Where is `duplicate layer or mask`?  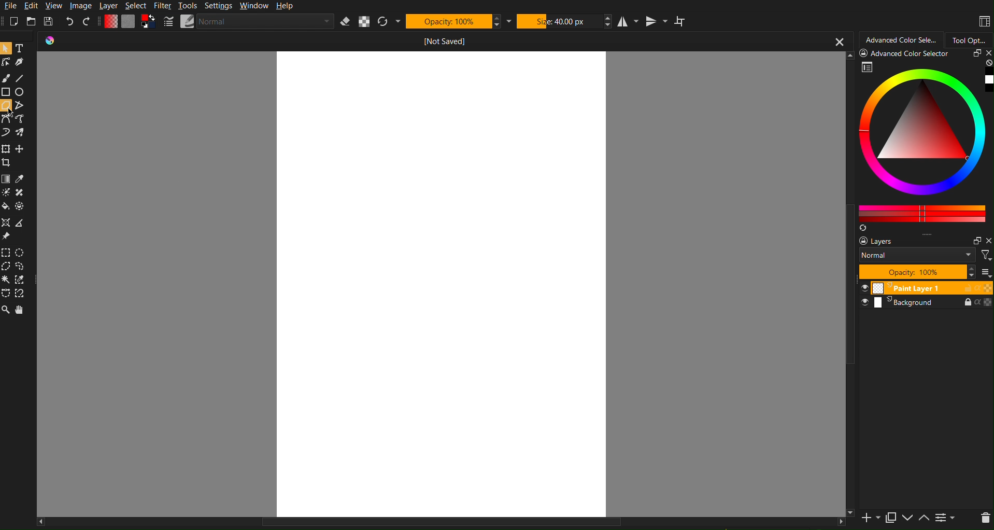 duplicate layer or mask is located at coordinates (891, 519).